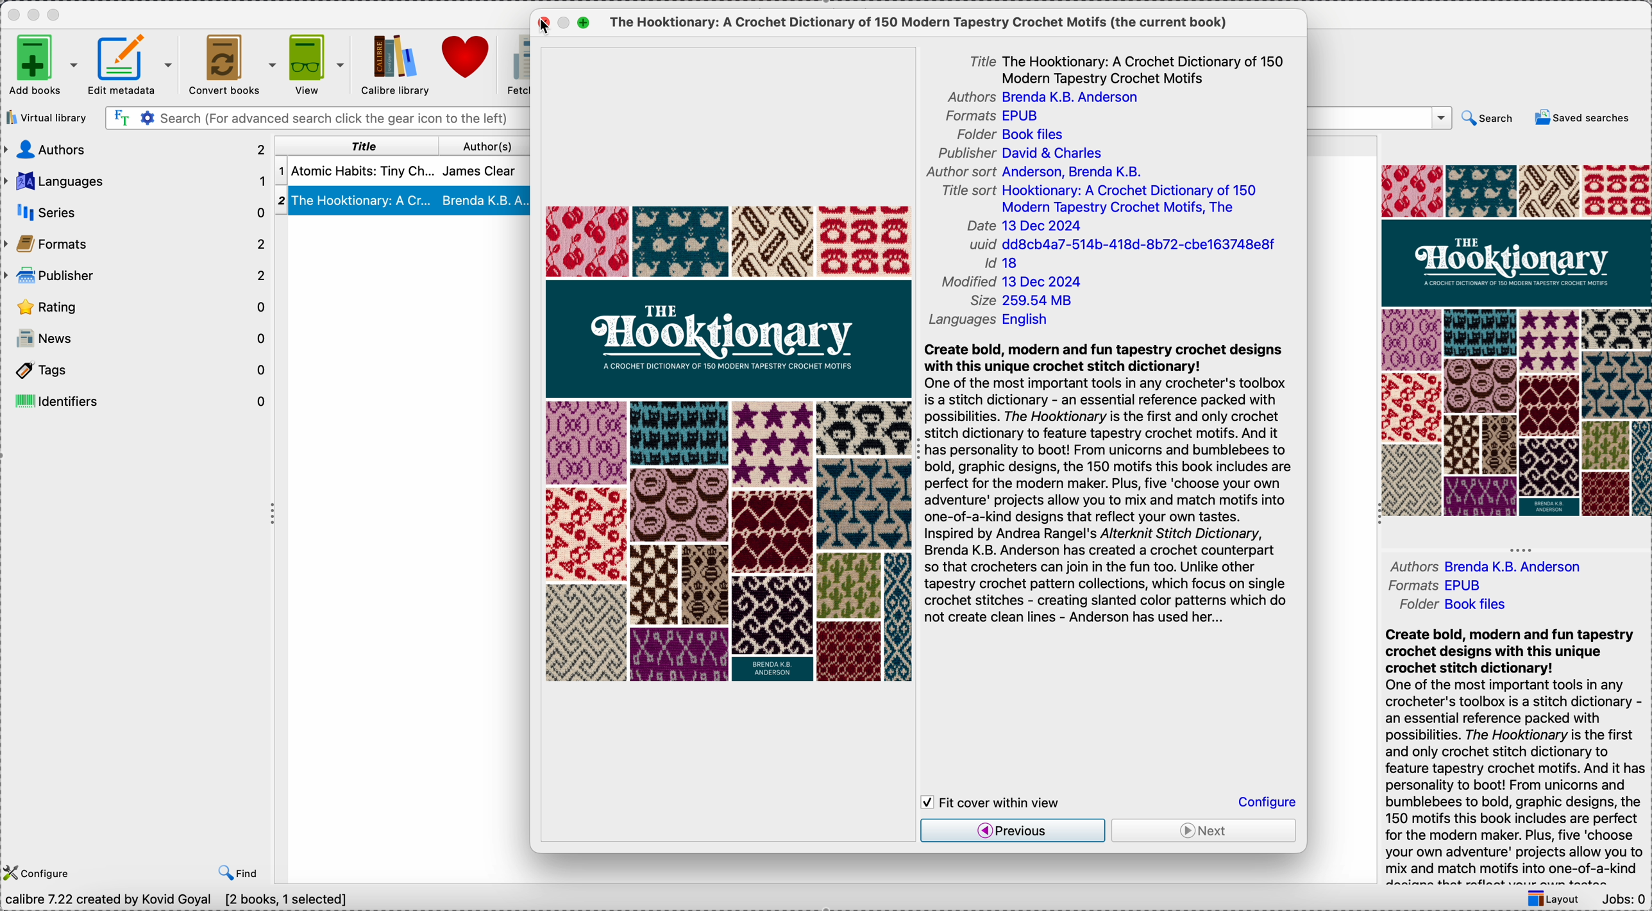 This screenshot has width=1652, height=911. Describe the element at coordinates (139, 340) in the screenshot. I see `news` at that location.